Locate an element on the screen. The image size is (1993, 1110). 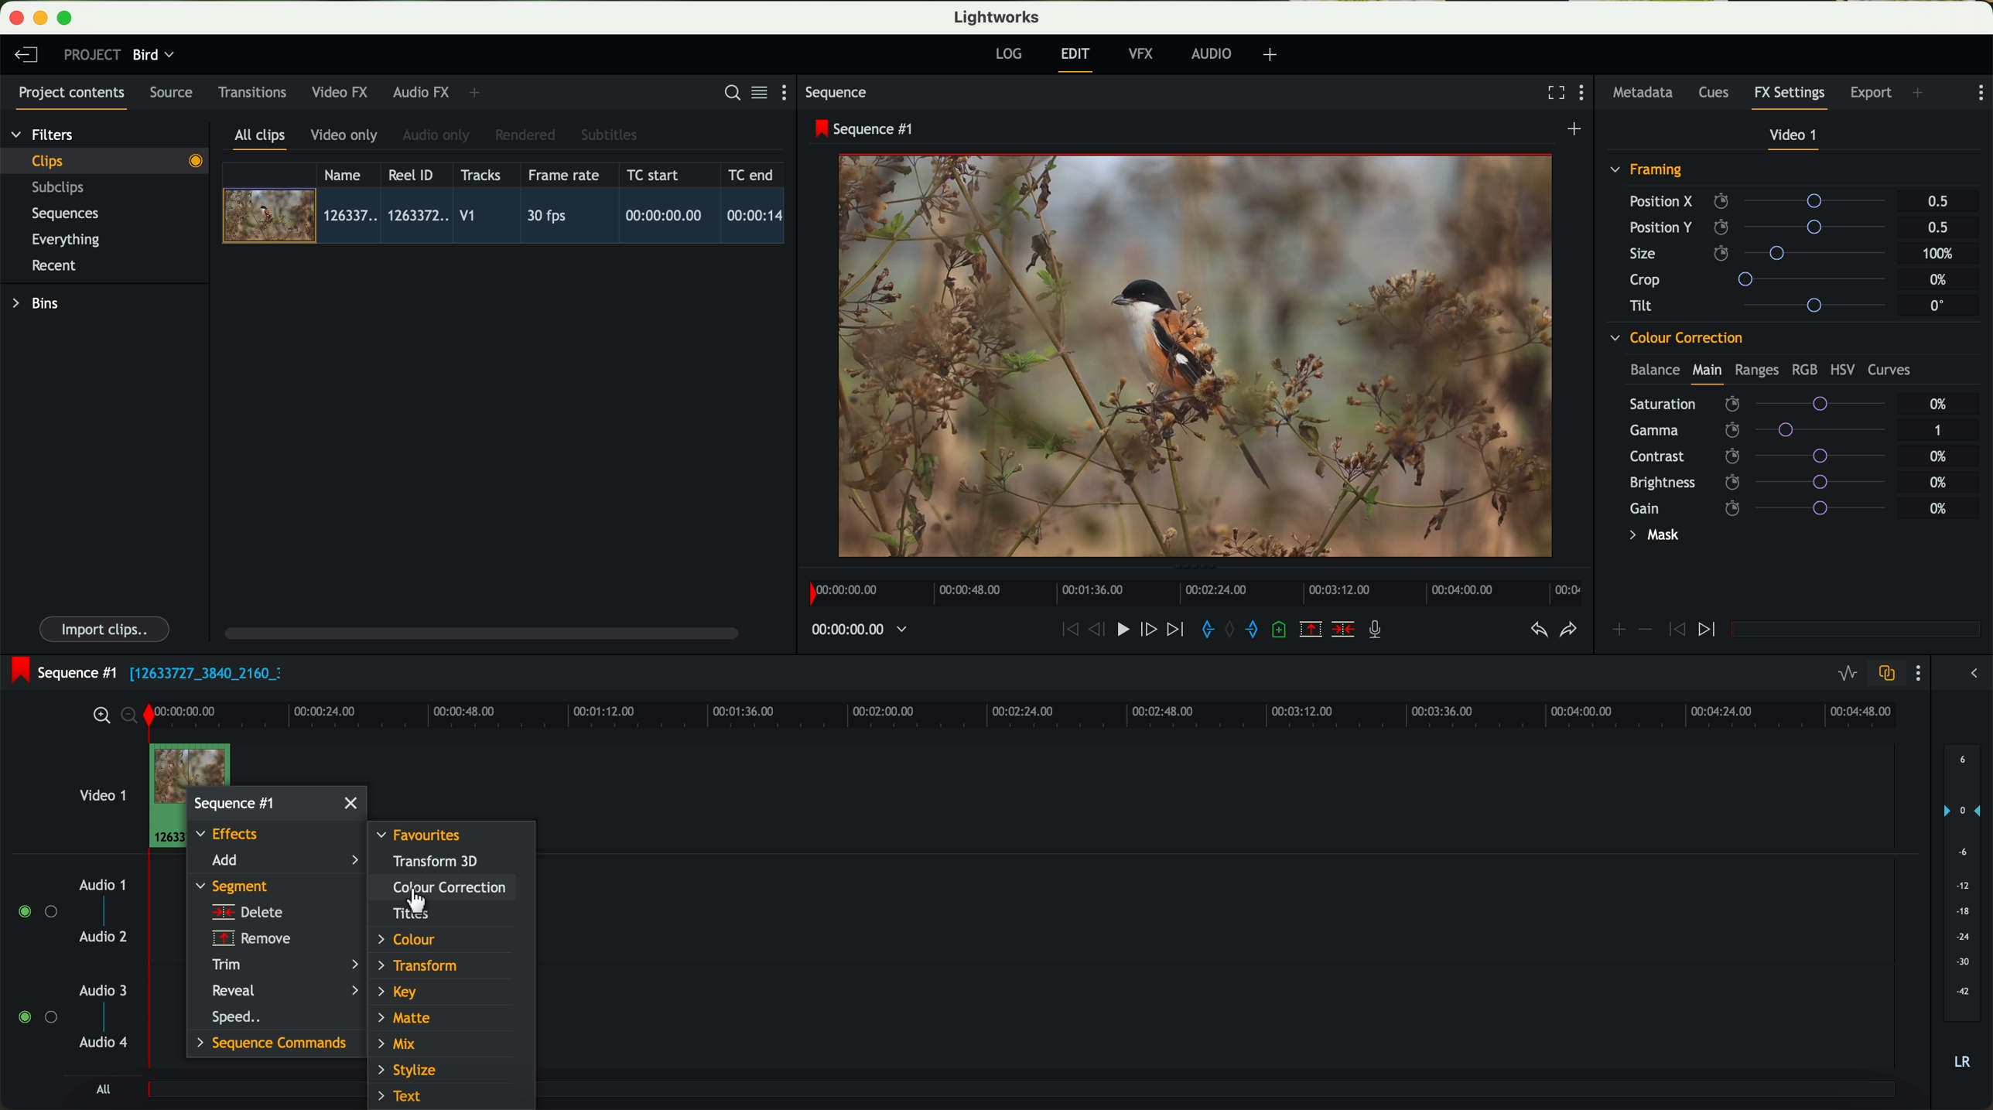
1 is located at coordinates (1939, 432).